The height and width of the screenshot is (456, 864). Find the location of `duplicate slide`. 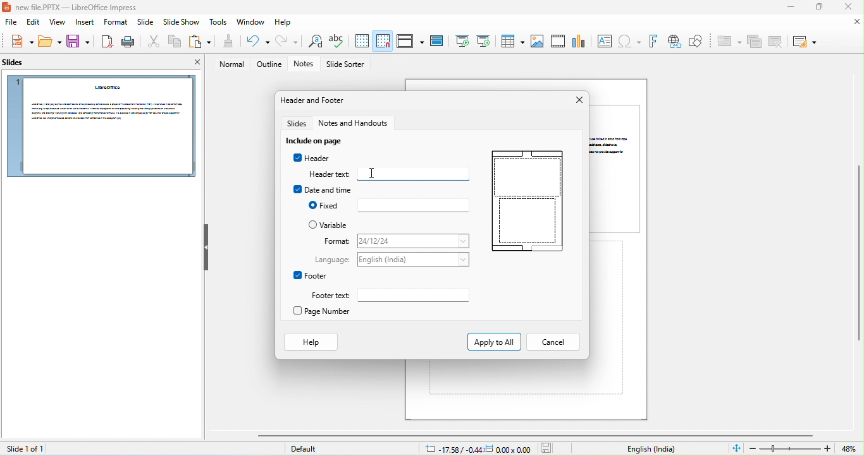

duplicate slide is located at coordinates (755, 42).